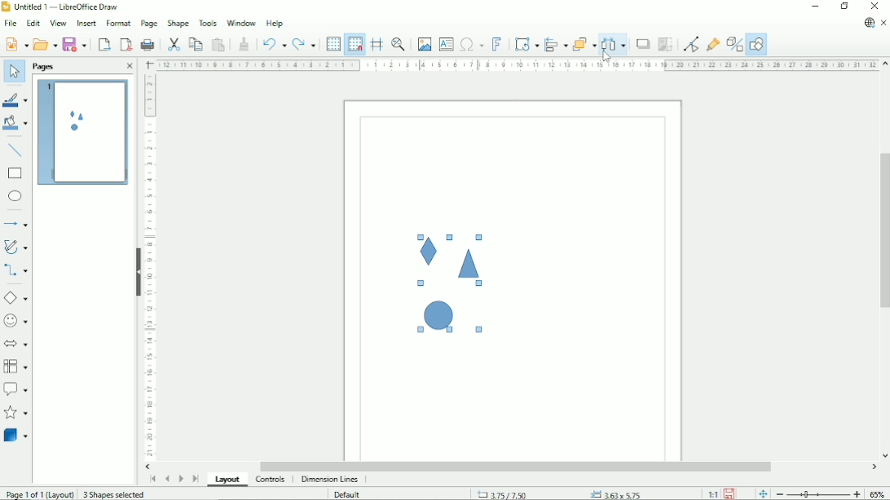 Image resolution: width=890 pixels, height=500 pixels. I want to click on Select, so click(14, 72).